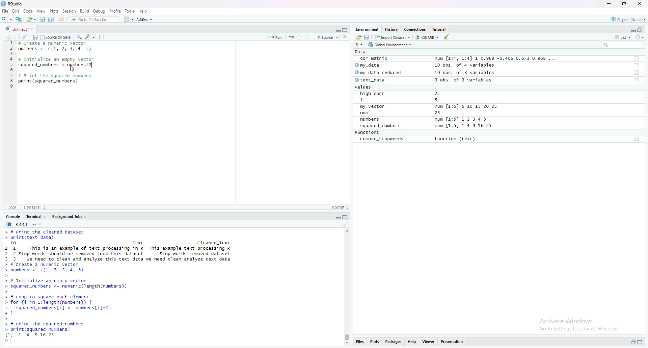 The image size is (648, 348). I want to click on maximize, so click(642, 343).